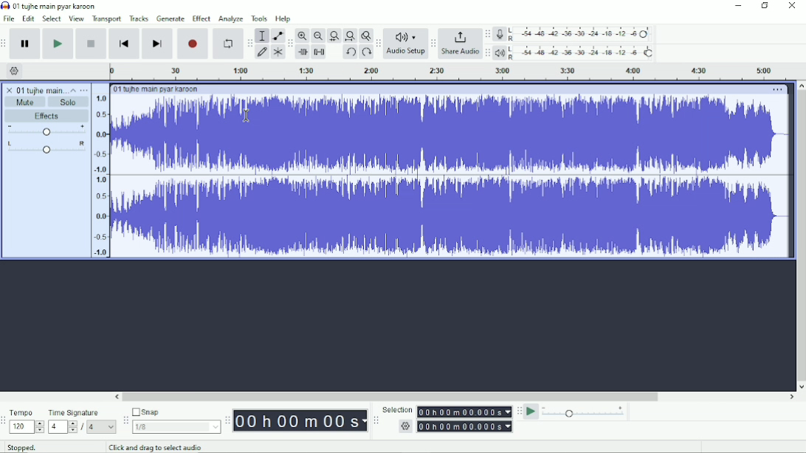 This screenshot has height=453, width=806. I want to click on Collpase, so click(73, 89).